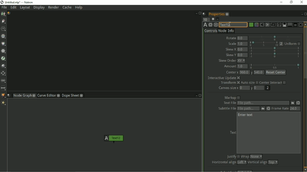 The image size is (307, 172). I want to click on Center, so click(232, 73).